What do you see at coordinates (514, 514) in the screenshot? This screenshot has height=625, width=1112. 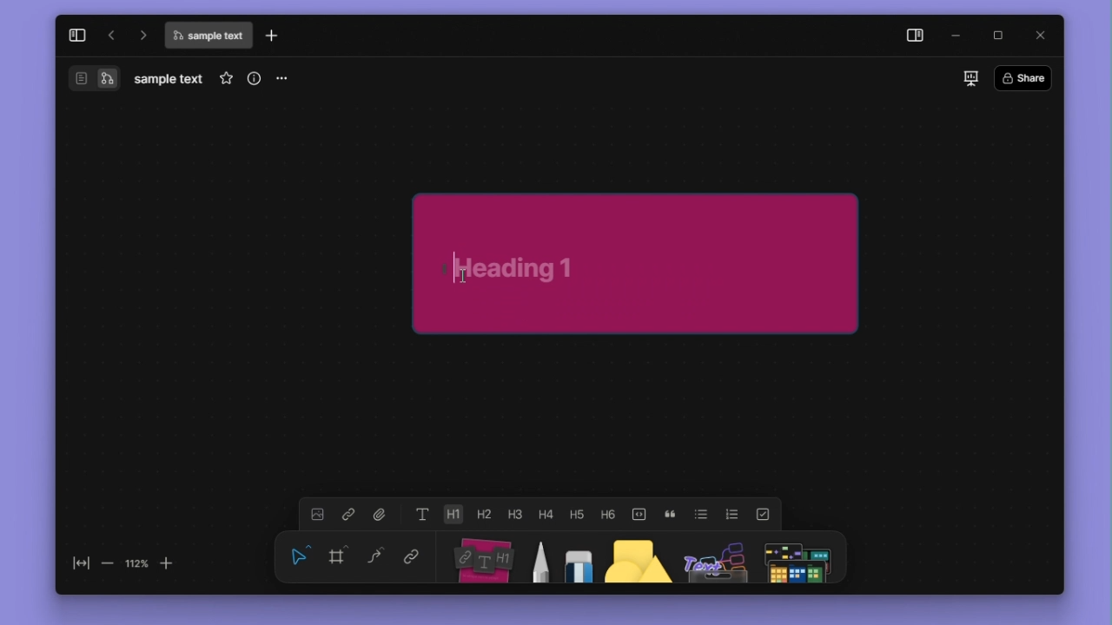 I see `Heading 3` at bounding box center [514, 514].